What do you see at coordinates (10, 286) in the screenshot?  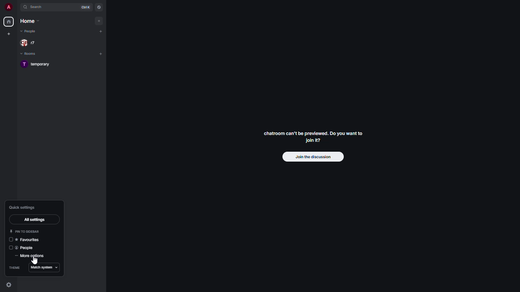 I see `cursor` at bounding box center [10, 286].